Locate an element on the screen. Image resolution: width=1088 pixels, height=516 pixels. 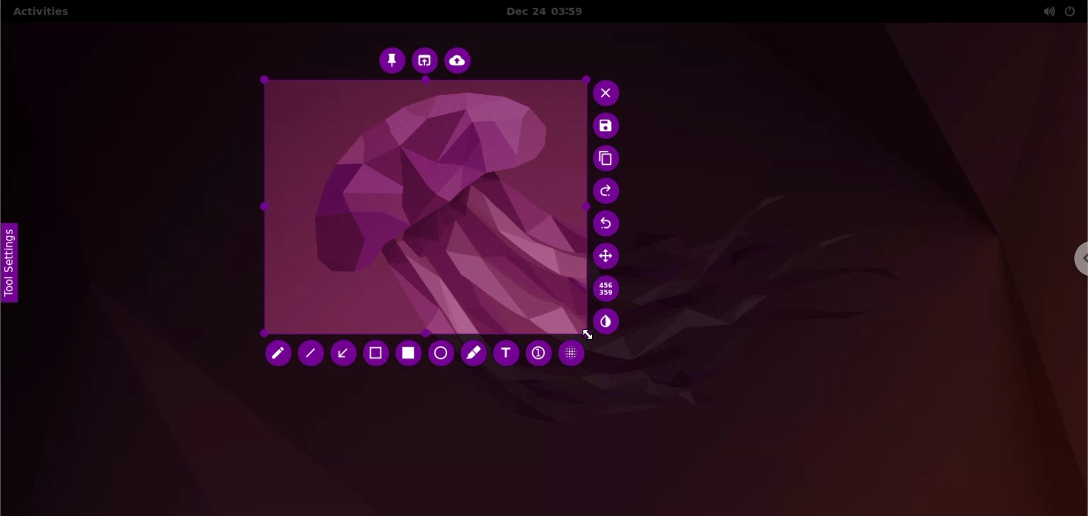
tool settings  is located at coordinates (10, 265).